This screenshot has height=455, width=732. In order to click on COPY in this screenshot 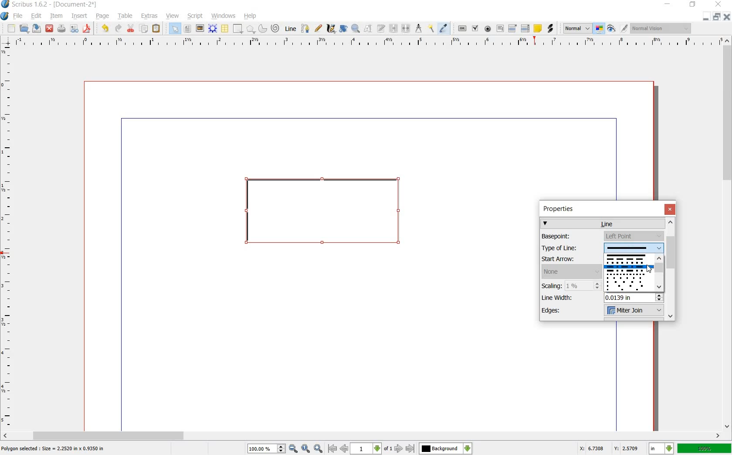, I will do `click(145, 29)`.